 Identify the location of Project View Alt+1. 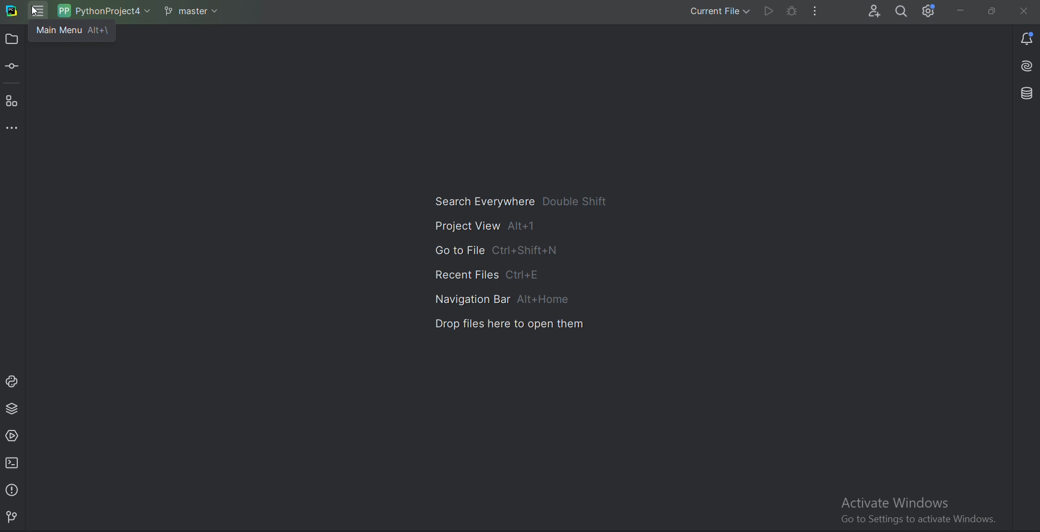
(491, 227).